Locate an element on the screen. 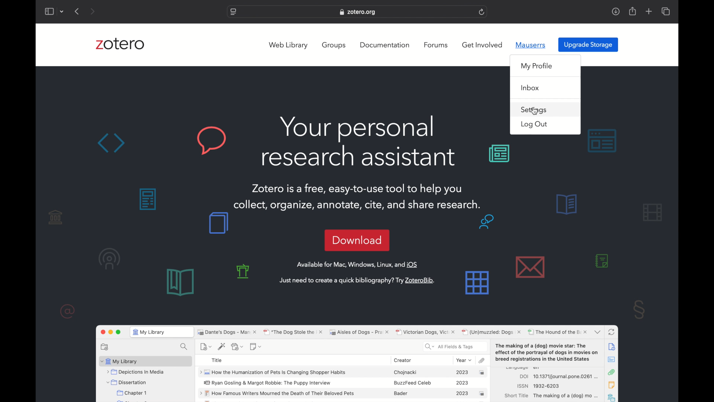 Image resolution: width=714 pixels, height=402 pixels. zotero software preview is located at coordinates (358, 361).